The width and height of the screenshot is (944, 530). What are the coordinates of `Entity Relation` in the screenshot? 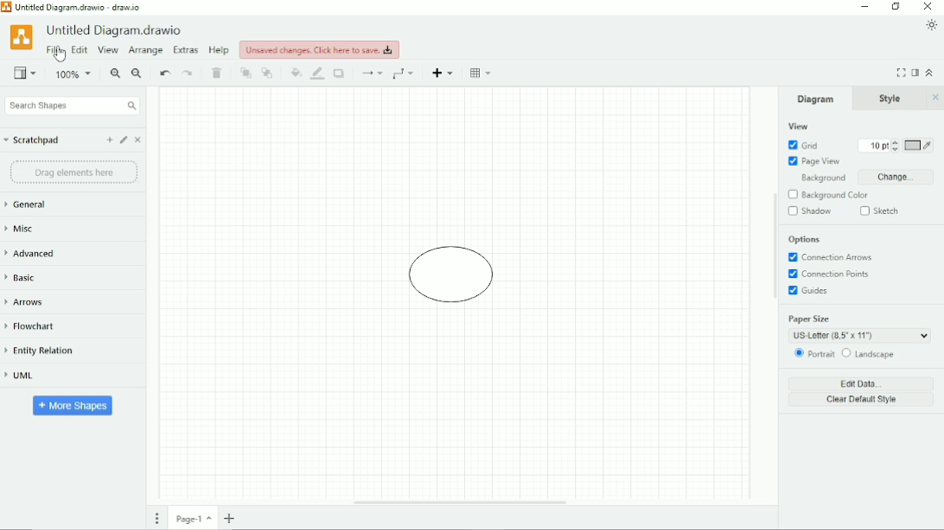 It's located at (40, 350).